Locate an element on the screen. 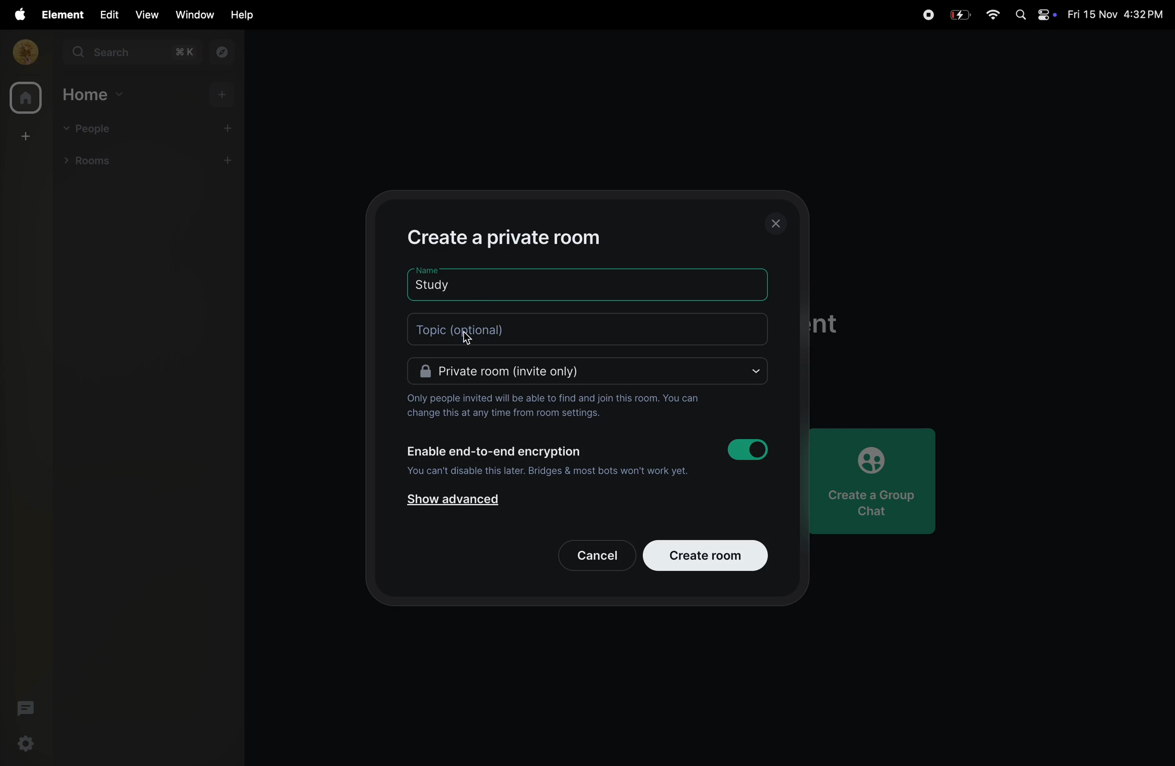 The height and width of the screenshot is (766, 1175). closing is located at coordinates (779, 223).